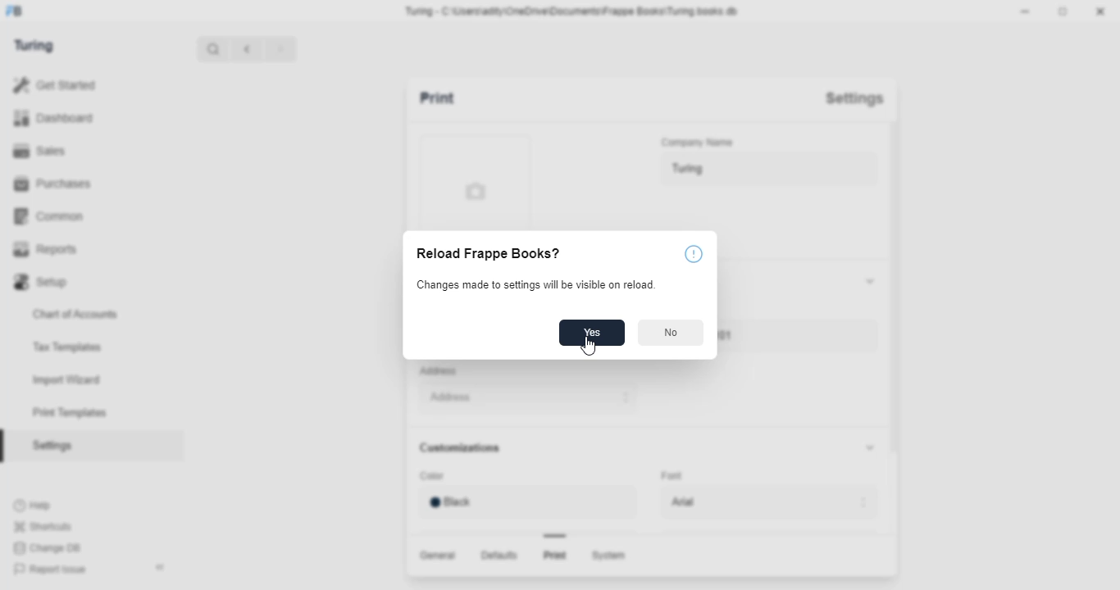 Image resolution: width=1120 pixels, height=590 pixels. I want to click on Get Started, so click(75, 84).